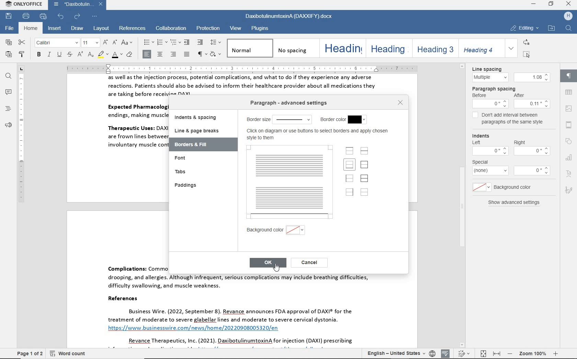 This screenshot has width=577, height=359. Describe the element at coordinates (465, 353) in the screenshot. I see `track changes` at that location.